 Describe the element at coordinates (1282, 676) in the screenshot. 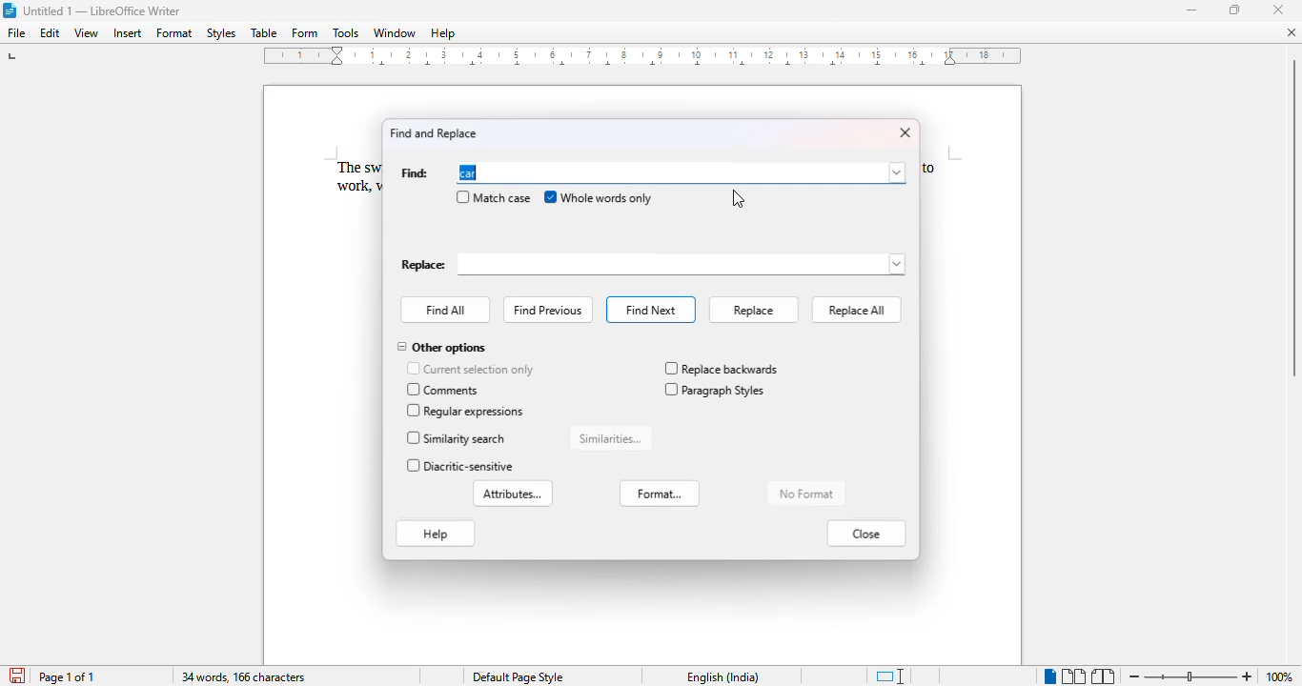

I see `100% (current zoom level)` at that location.